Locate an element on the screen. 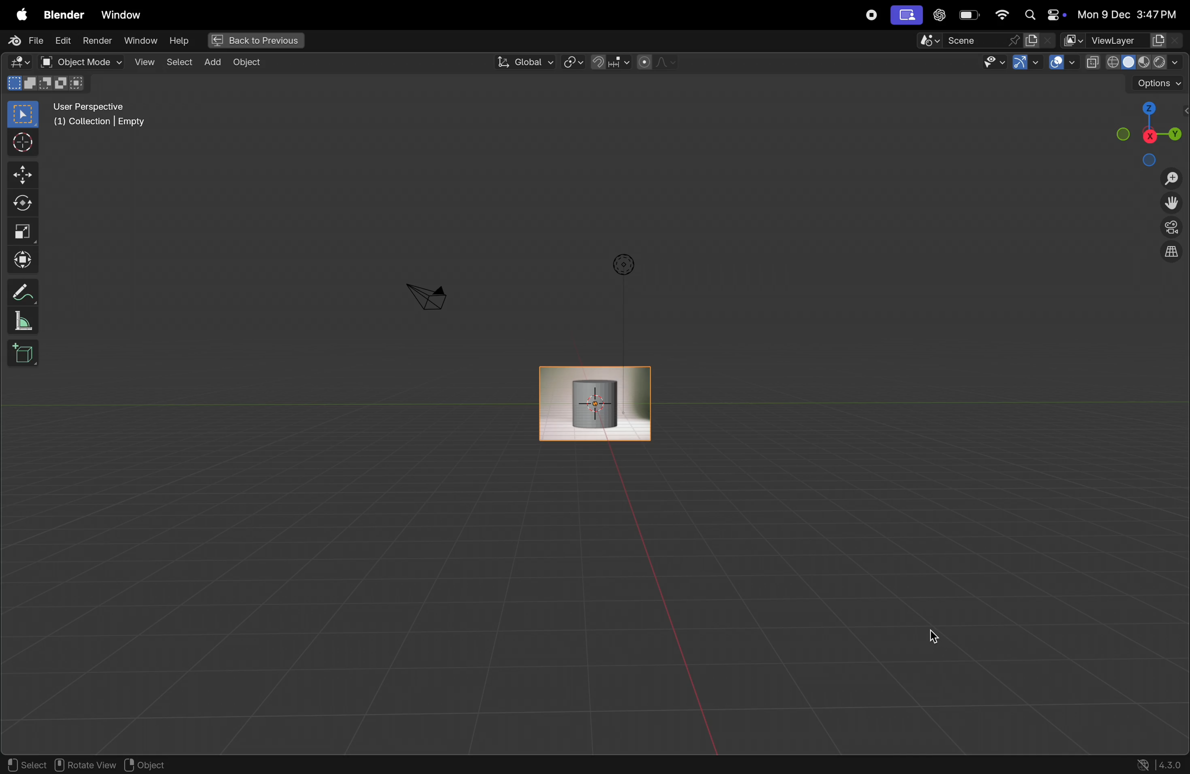 This screenshot has height=774, width=1190. Windows is located at coordinates (121, 12).